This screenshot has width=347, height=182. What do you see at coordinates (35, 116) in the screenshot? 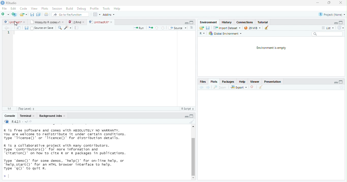
I see `close` at bounding box center [35, 116].